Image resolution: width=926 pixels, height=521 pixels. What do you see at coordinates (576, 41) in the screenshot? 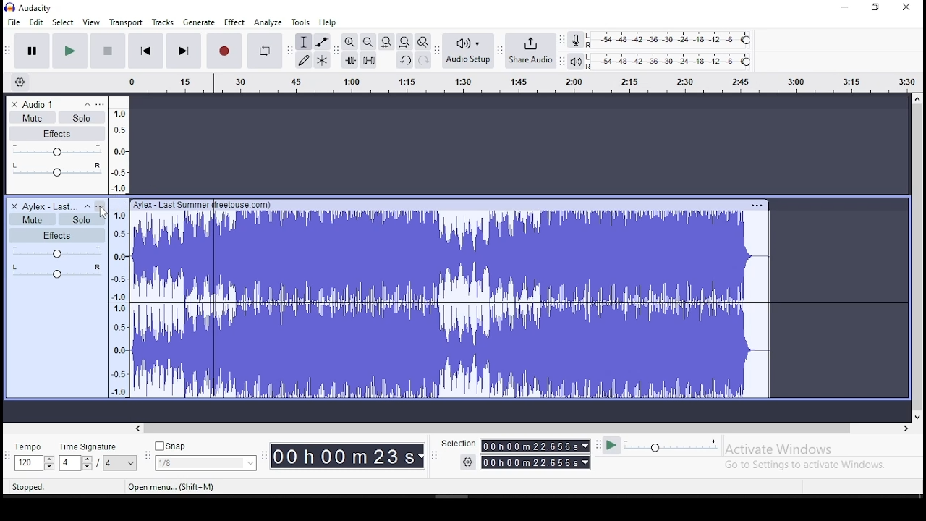
I see `record meter` at bounding box center [576, 41].